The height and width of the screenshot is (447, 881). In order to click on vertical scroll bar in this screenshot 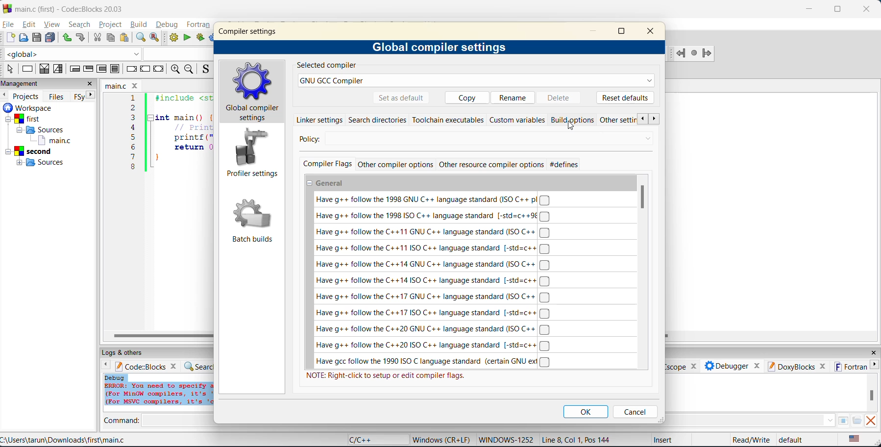, I will do `click(643, 197)`.